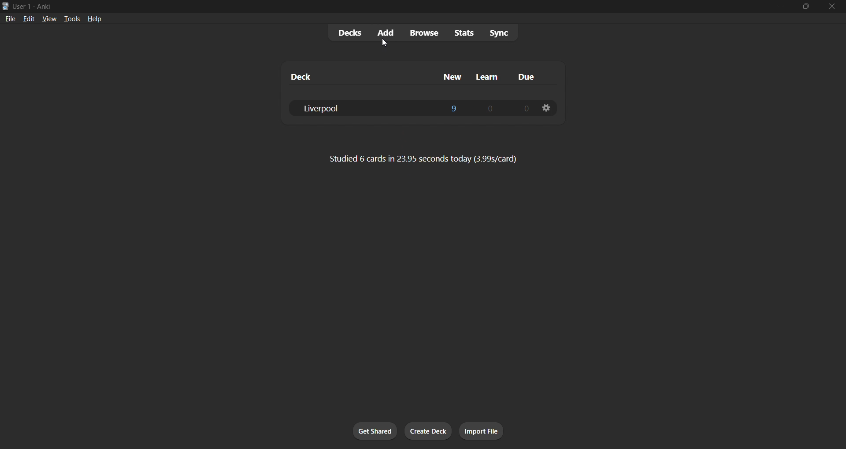  What do you see at coordinates (350, 33) in the screenshot?
I see `decks` at bounding box center [350, 33].